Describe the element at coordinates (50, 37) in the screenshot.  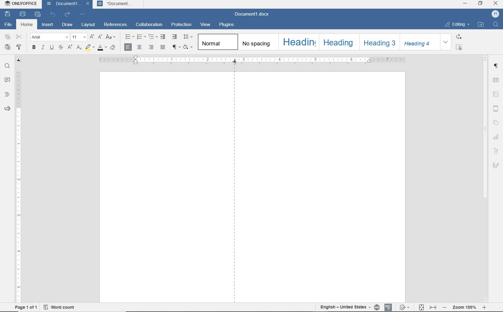
I see `FONT` at that location.